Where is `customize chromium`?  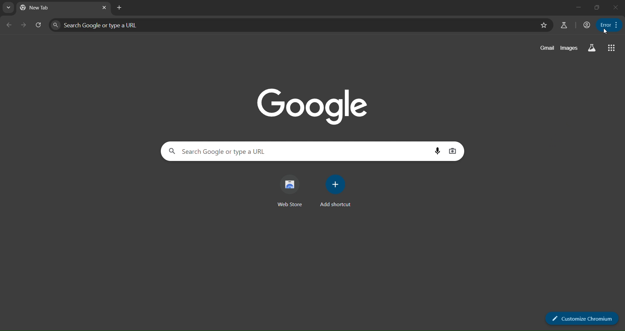
customize chromium is located at coordinates (582, 318).